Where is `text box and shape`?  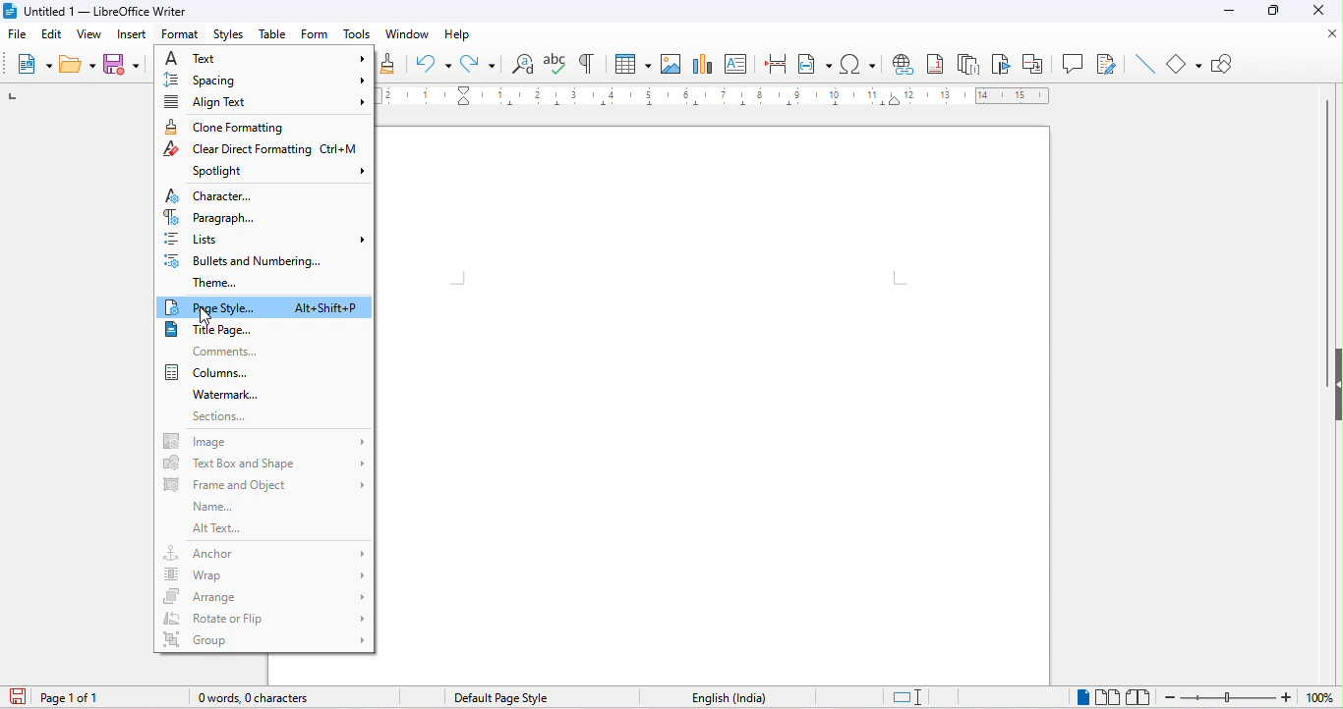
text box and shape is located at coordinates (267, 464).